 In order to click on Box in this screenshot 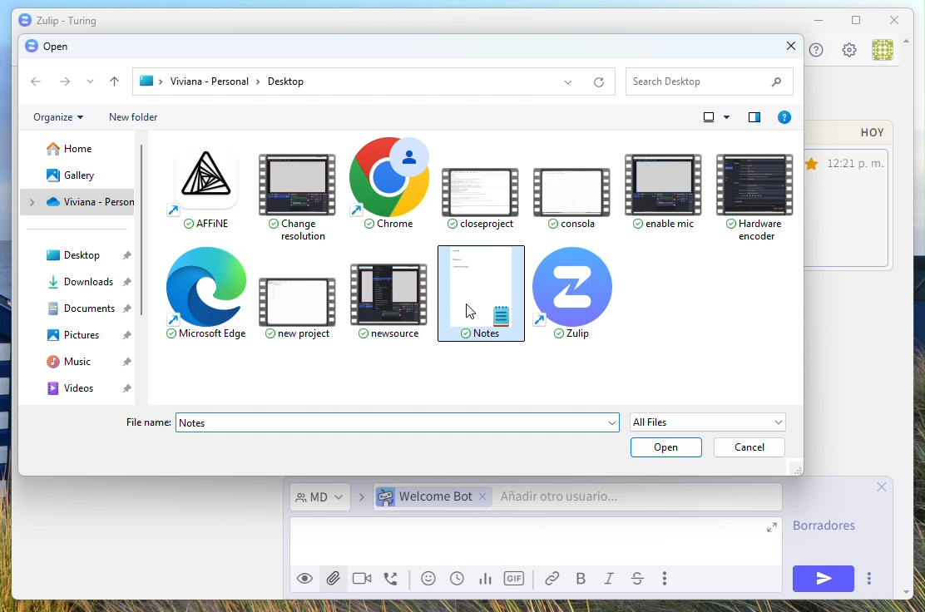, I will do `click(855, 22)`.